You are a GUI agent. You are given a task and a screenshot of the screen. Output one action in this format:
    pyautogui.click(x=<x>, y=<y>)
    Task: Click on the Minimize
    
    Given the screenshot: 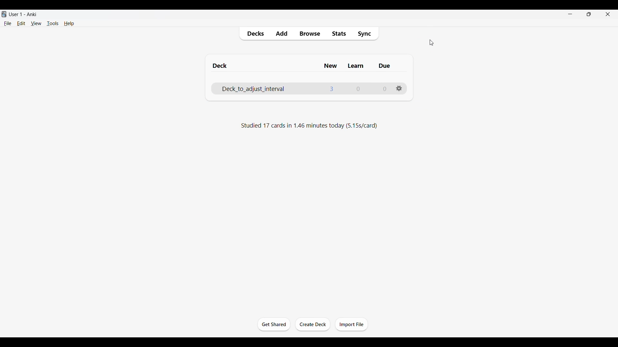 What is the action you would take?
    pyautogui.click(x=570, y=14)
    